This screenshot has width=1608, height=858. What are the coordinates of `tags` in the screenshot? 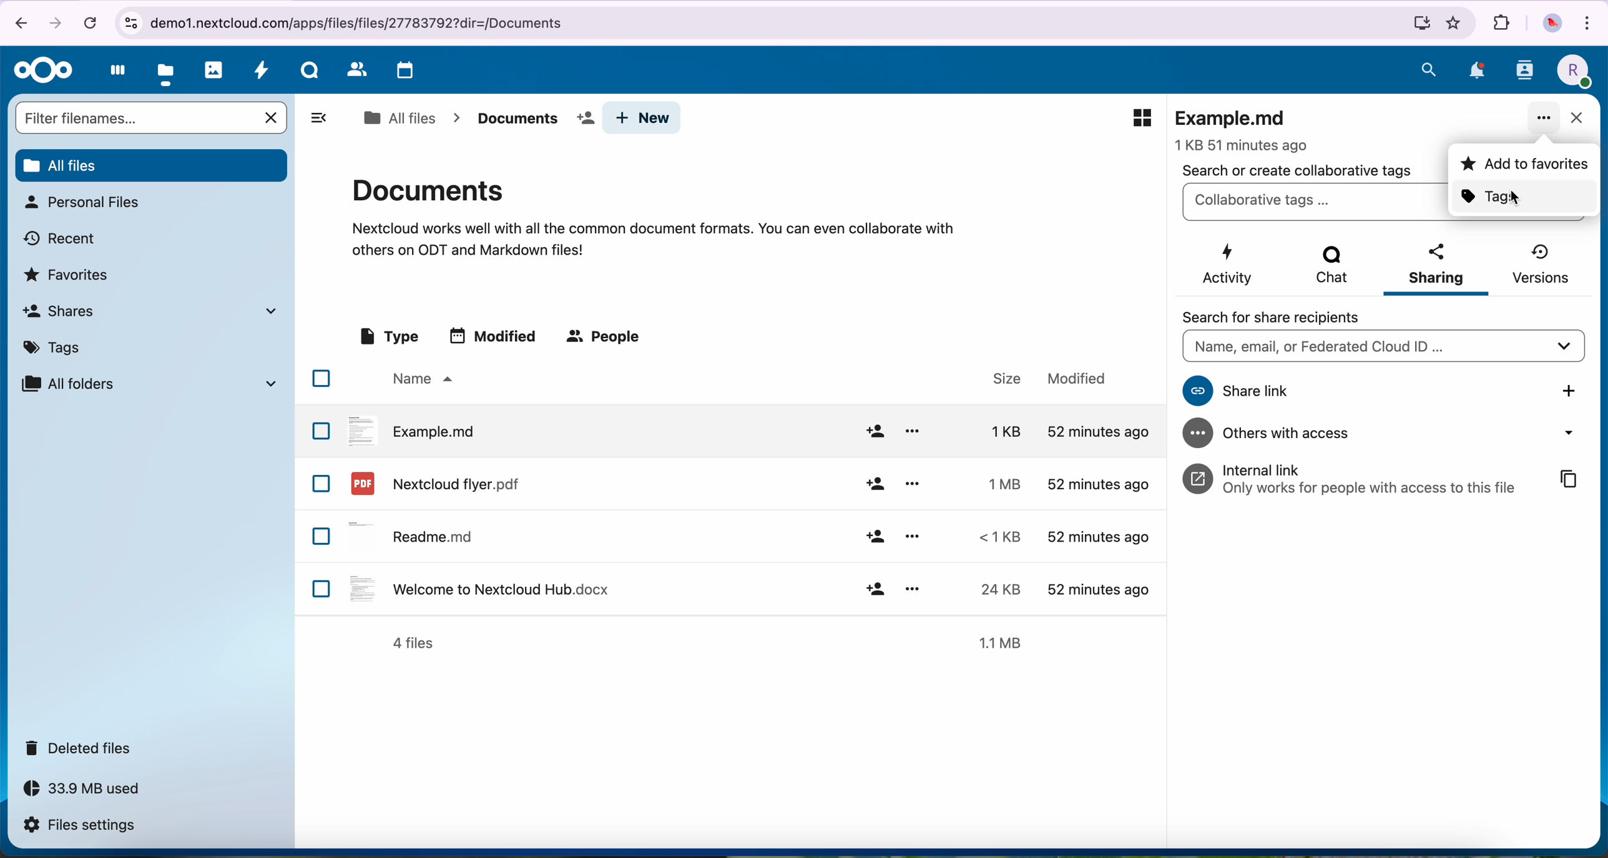 It's located at (1524, 198).